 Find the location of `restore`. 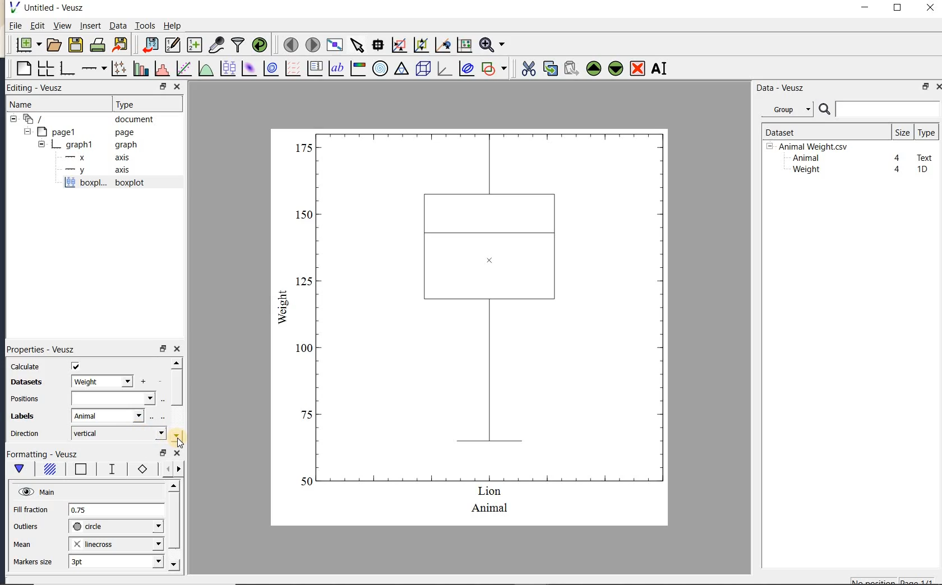

restore is located at coordinates (926, 86).